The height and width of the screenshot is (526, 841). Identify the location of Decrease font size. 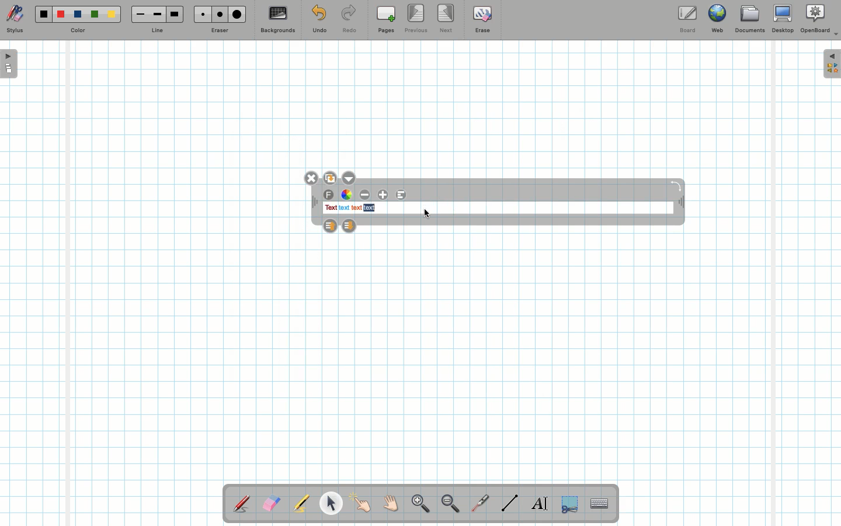
(366, 195).